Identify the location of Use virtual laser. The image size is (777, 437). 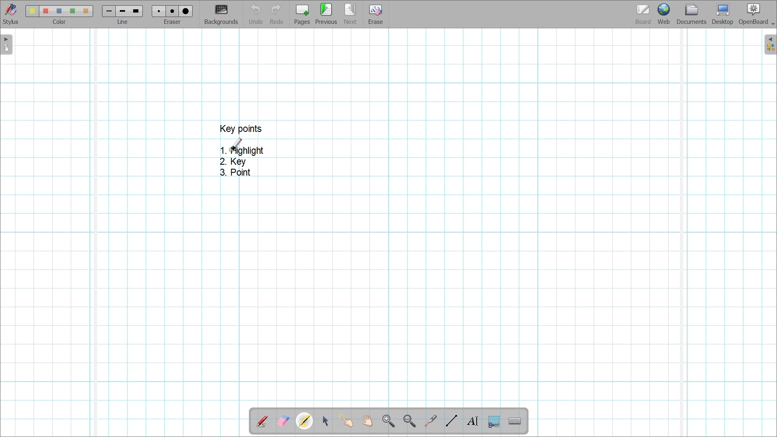
(430, 421).